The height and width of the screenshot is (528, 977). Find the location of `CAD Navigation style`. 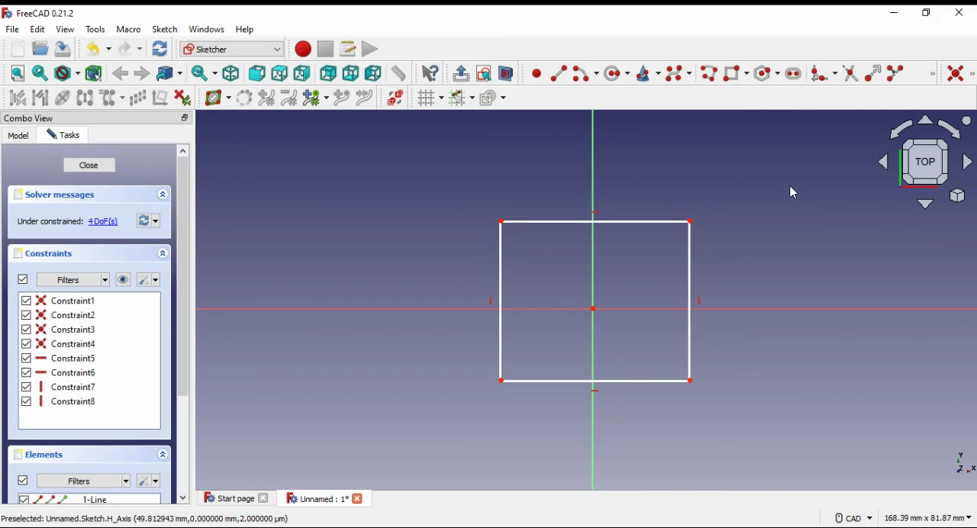

CAD Navigation style is located at coordinates (853, 518).